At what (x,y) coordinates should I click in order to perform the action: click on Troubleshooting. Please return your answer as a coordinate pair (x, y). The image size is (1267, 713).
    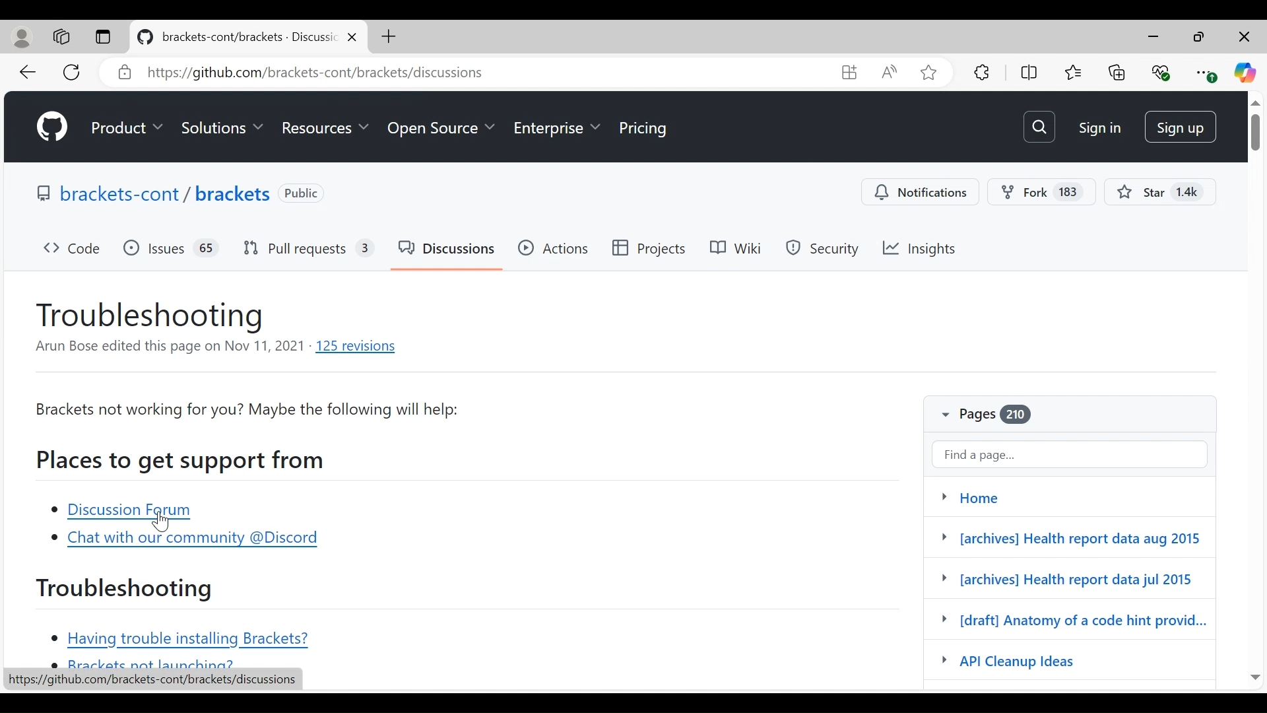
    Looking at the image, I should click on (126, 589).